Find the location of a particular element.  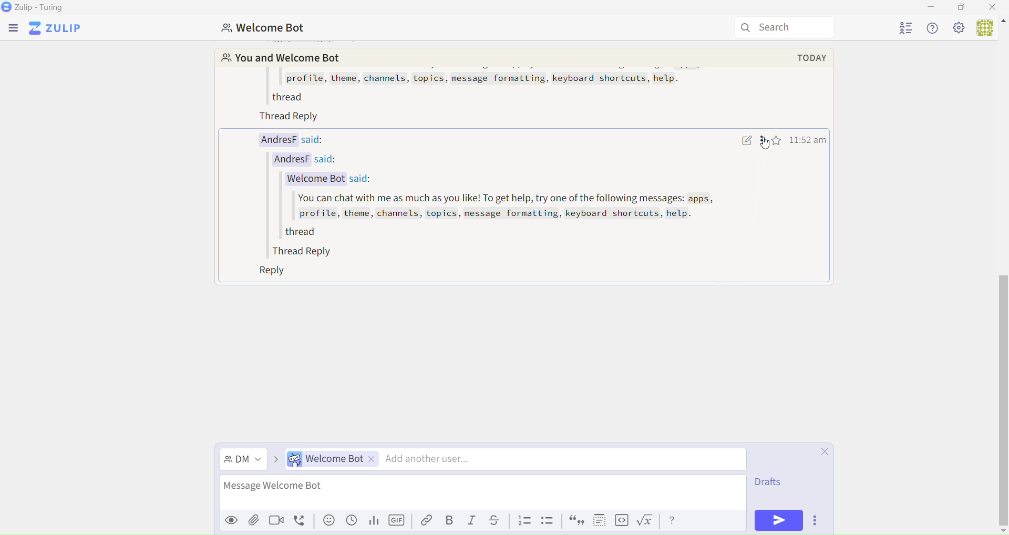

Search is located at coordinates (785, 26).